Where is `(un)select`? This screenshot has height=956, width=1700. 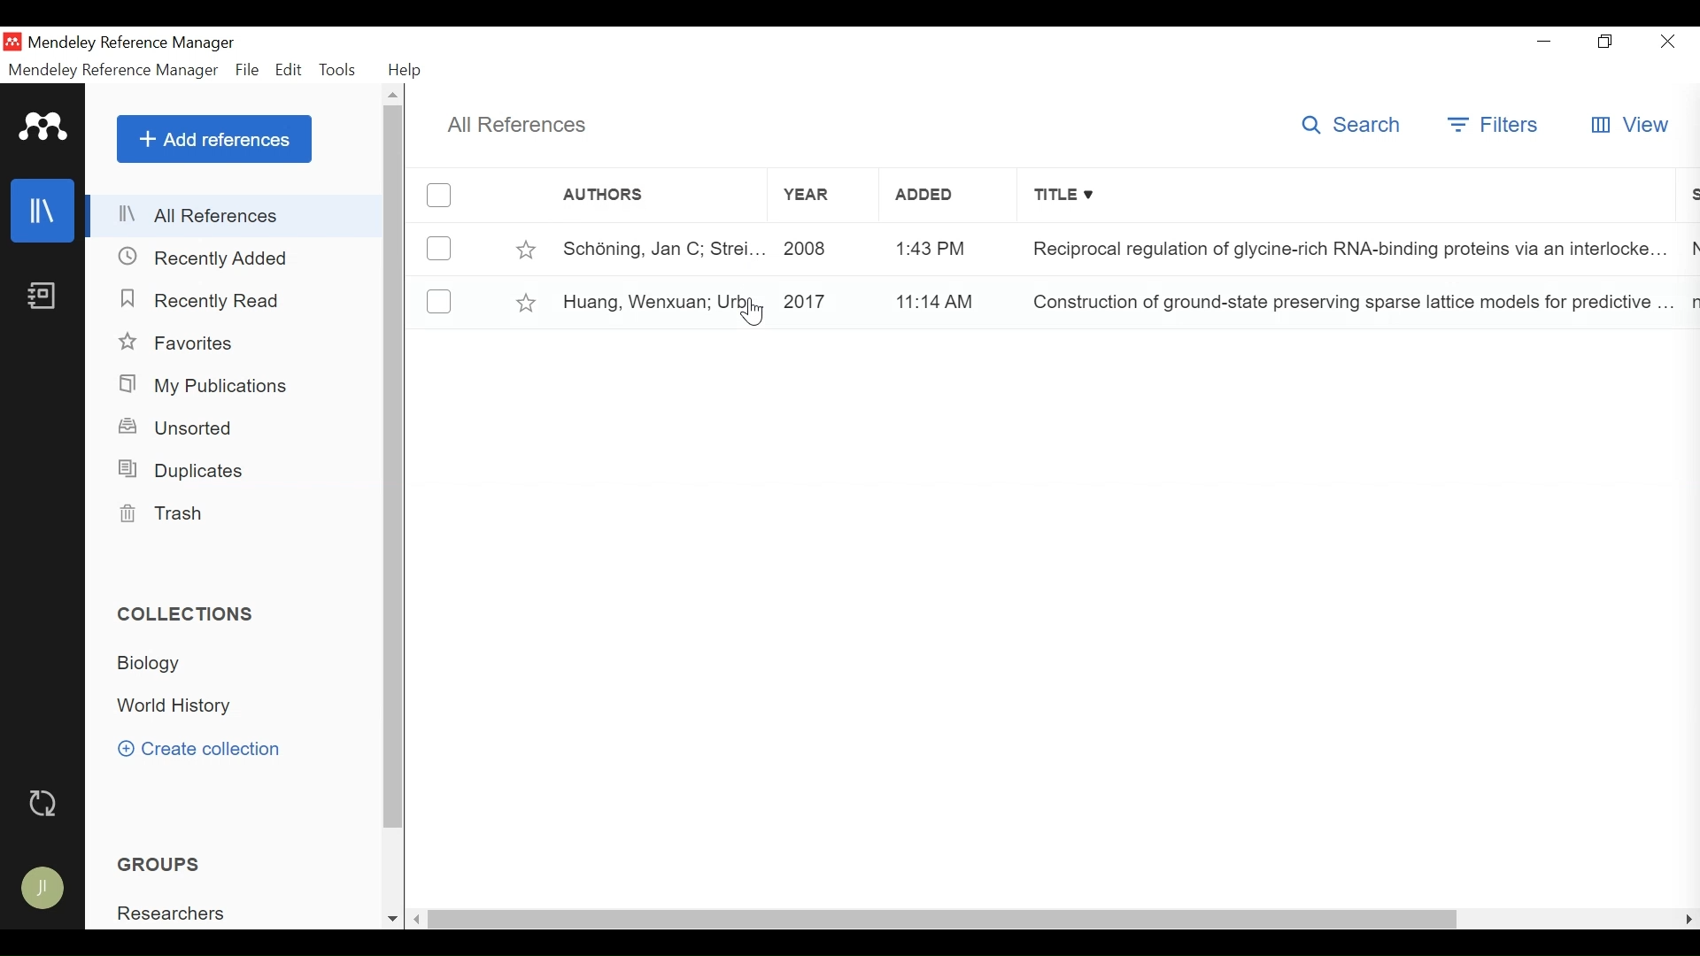 (un)select is located at coordinates (439, 249).